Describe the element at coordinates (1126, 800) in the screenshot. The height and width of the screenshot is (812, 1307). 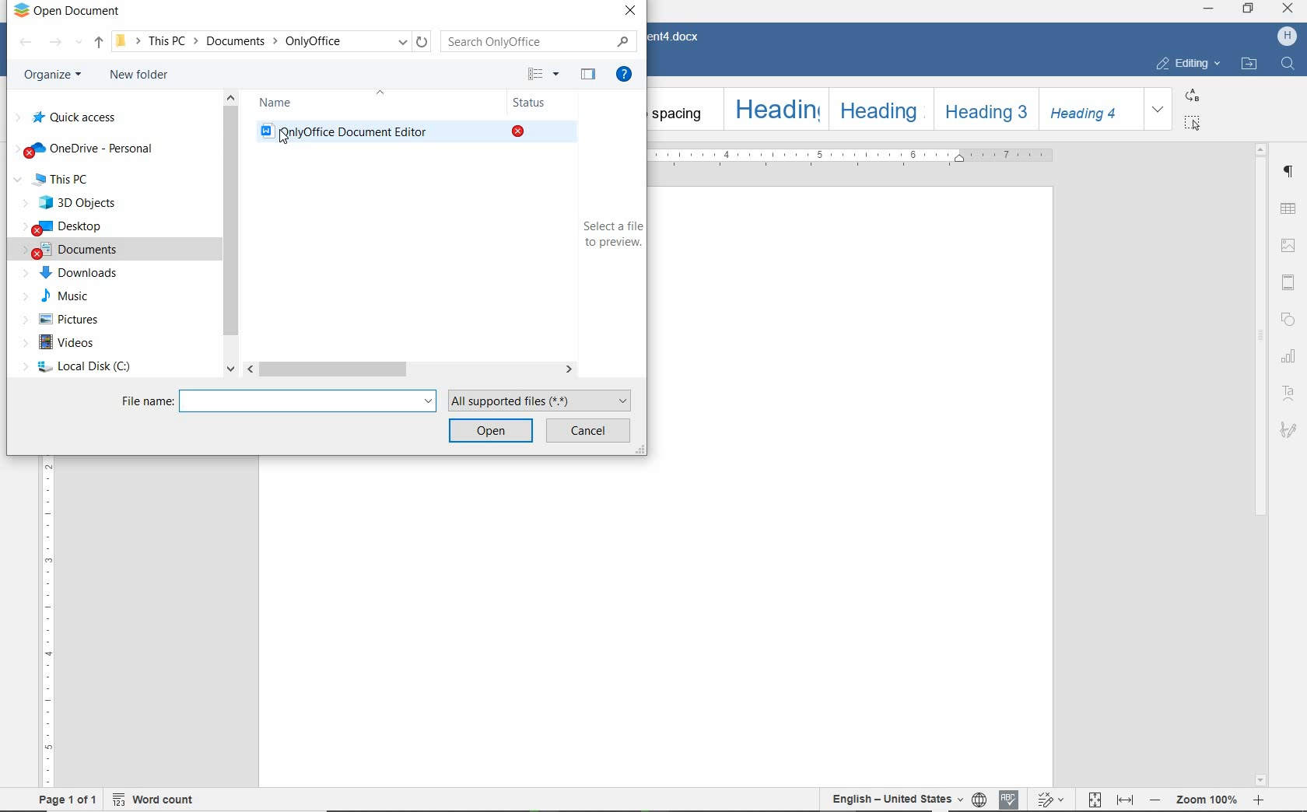
I see `fit to width` at that location.